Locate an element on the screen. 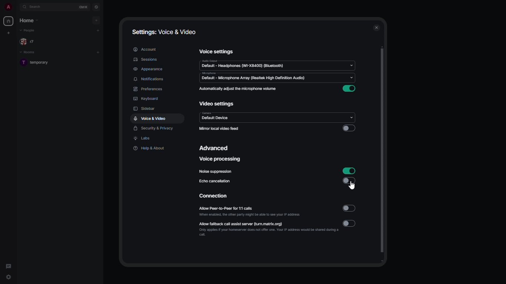 The height and width of the screenshot is (284, 506). quick settings is located at coordinates (9, 277).